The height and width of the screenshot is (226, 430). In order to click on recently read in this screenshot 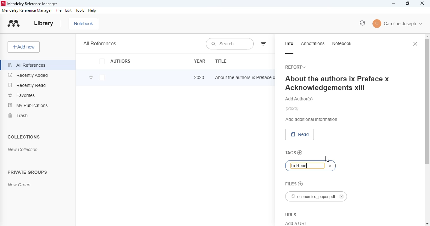, I will do `click(27, 85)`.